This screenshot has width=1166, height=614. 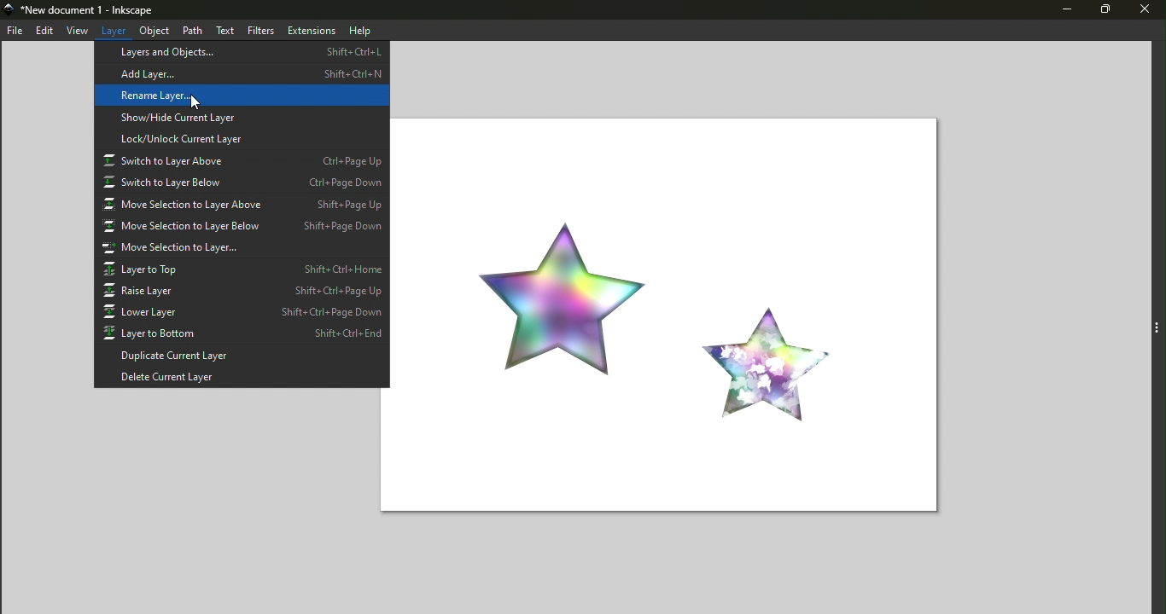 What do you see at coordinates (242, 51) in the screenshot?
I see `Layers and objects` at bounding box center [242, 51].